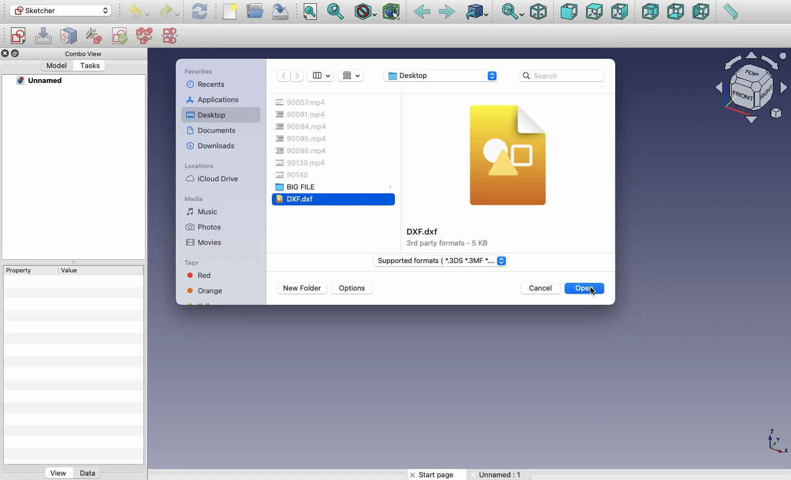 Image resolution: width=791 pixels, height=480 pixels. Describe the element at coordinates (213, 179) in the screenshot. I see `iCloud` at that location.